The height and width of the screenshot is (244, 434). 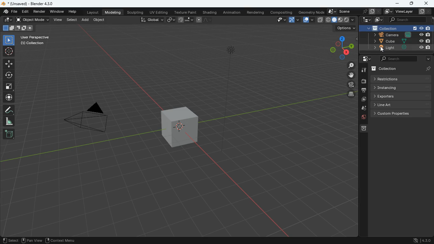 What do you see at coordinates (58, 20) in the screenshot?
I see `view` at bounding box center [58, 20].